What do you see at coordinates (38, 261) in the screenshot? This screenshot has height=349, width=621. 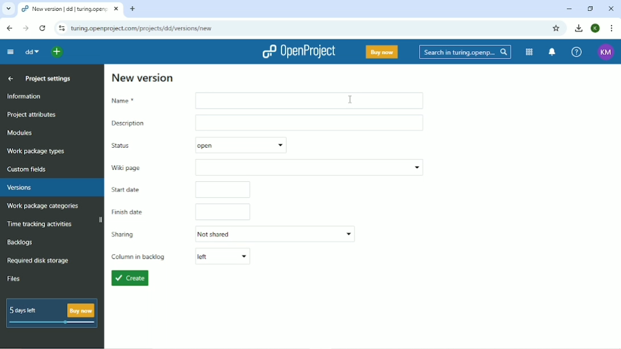 I see `Required disk storage` at bounding box center [38, 261].